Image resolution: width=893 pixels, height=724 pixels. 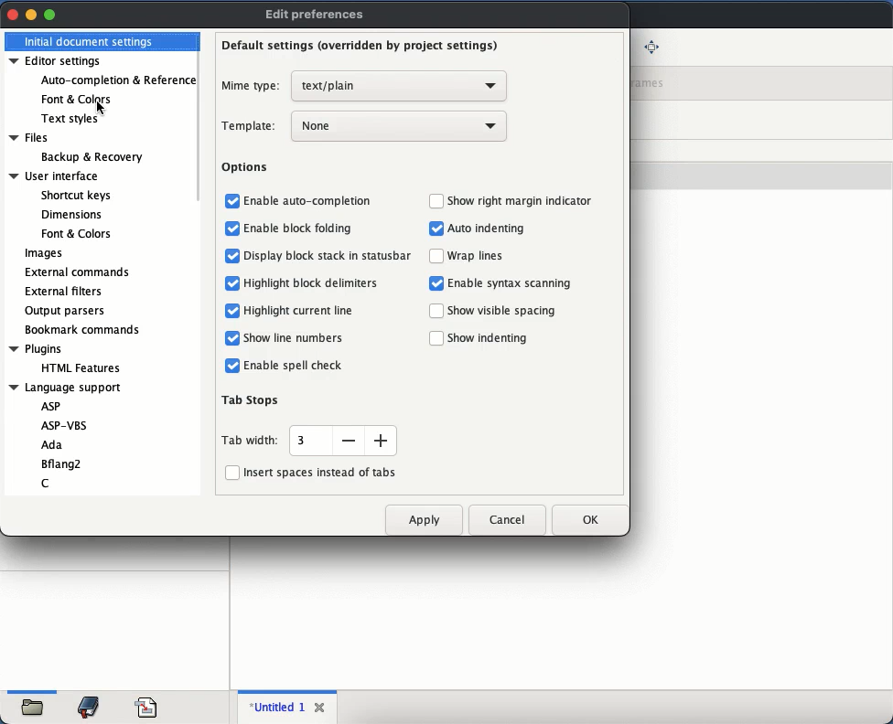 I want to click on checkbox, so click(x=435, y=283).